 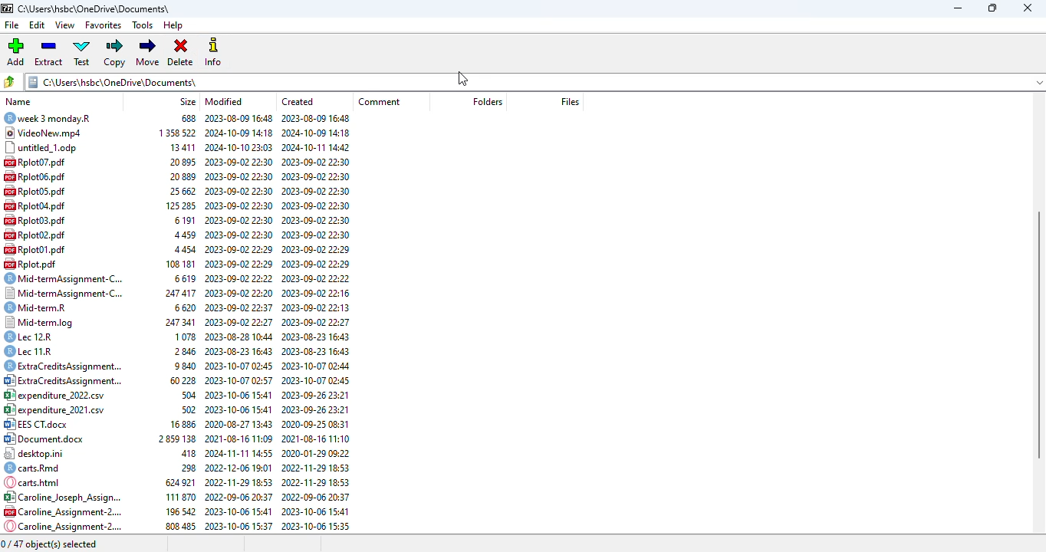 What do you see at coordinates (43, 147) in the screenshot?
I see `untitled_1.odp` at bounding box center [43, 147].